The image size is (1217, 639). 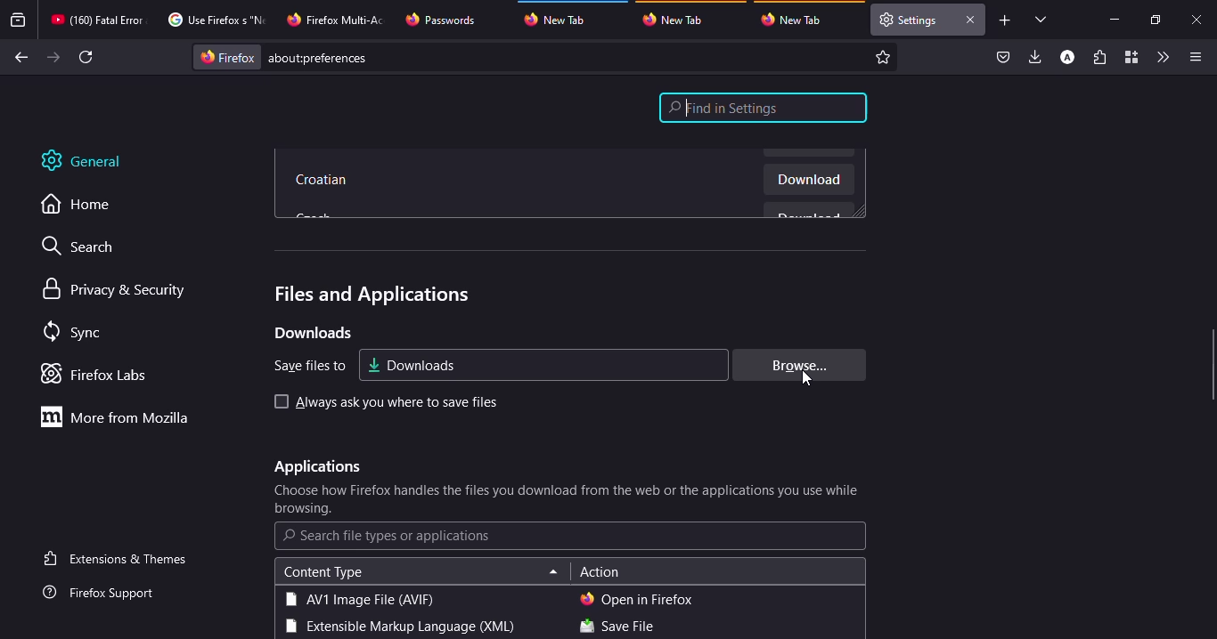 I want to click on downloads, so click(x=312, y=333).